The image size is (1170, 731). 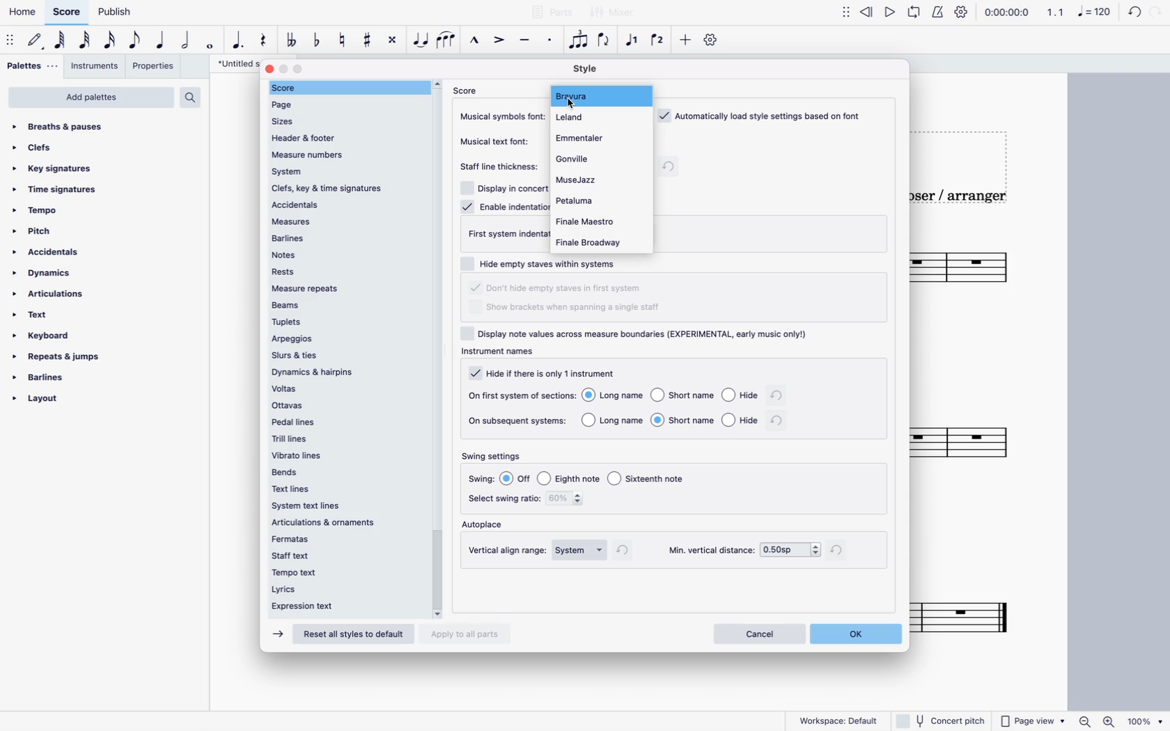 What do you see at coordinates (345, 338) in the screenshot?
I see `arpeggios` at bounding box center [345, 338].